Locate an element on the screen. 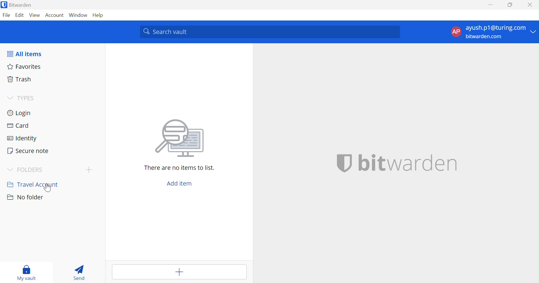 This screenshot has height=283, width=539. Edit is located at coordinates (20, 16).